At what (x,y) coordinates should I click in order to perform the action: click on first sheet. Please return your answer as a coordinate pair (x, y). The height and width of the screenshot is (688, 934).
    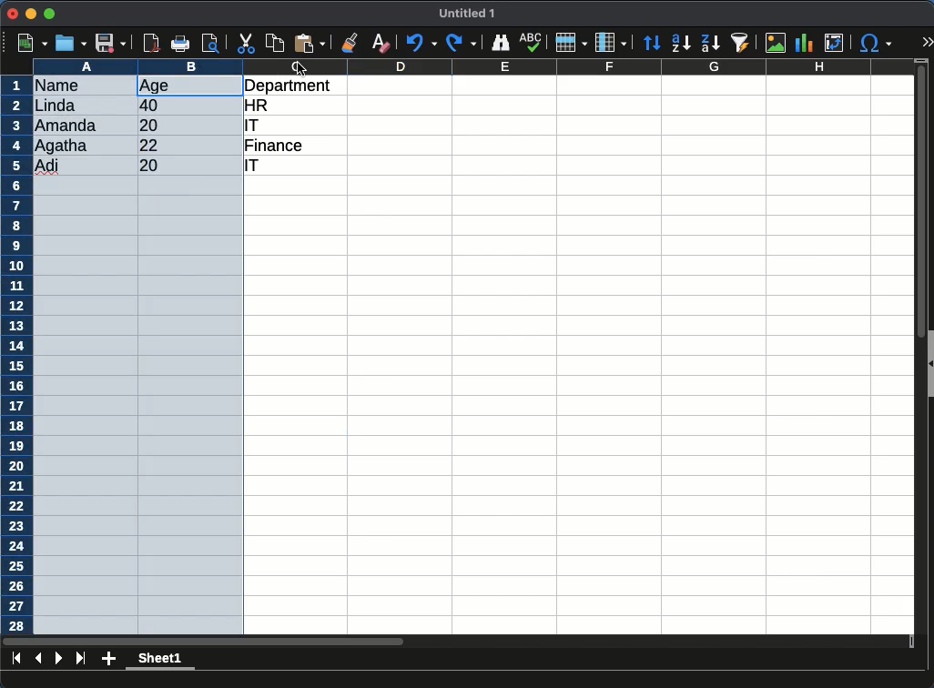
    Looking at the image, I should click on (16, 658).